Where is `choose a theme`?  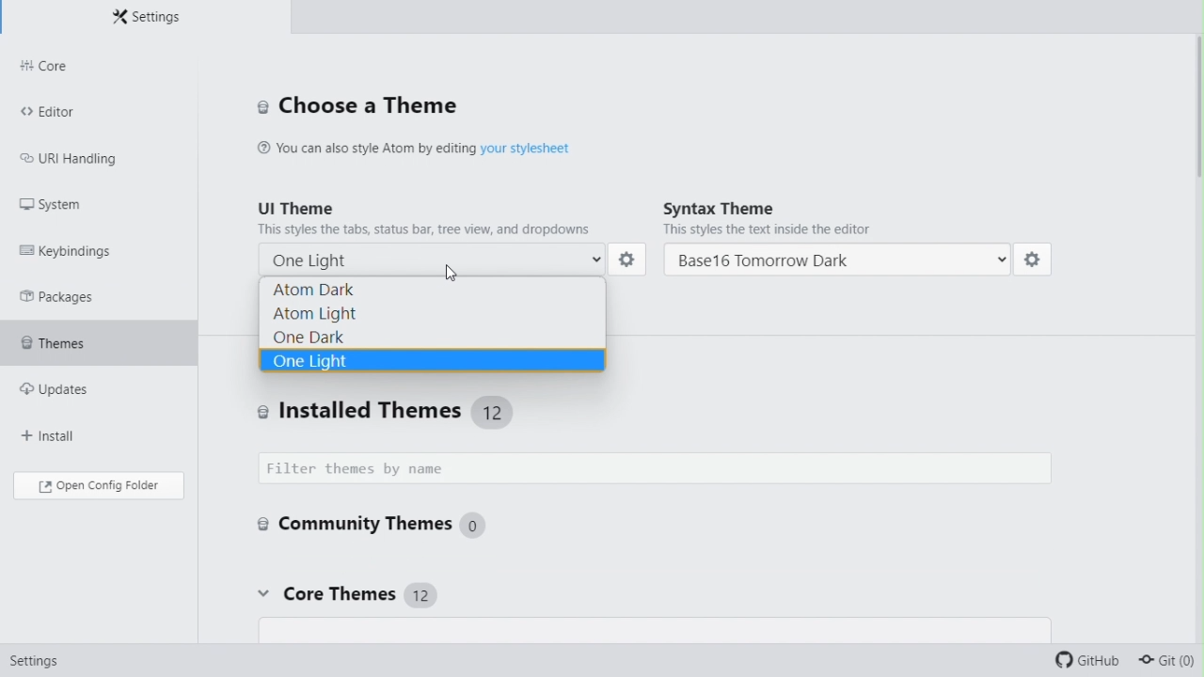
choose a theme is located at coordinates (357, 104).